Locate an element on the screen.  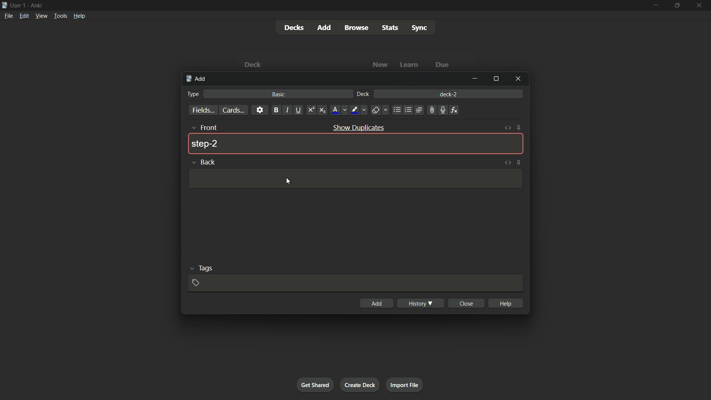
type is located at coordinates (194, 94).